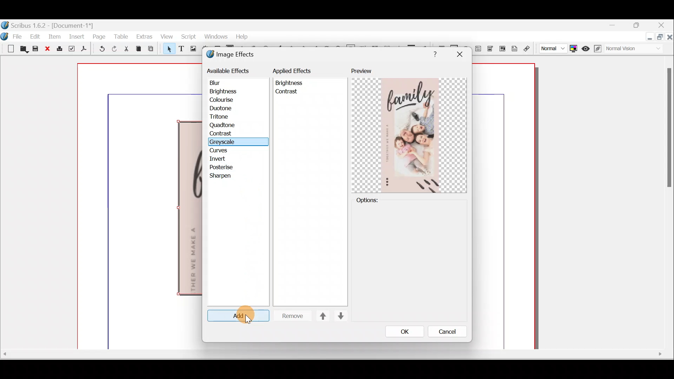 This screenshot has width=674, height=379. Describe the element at coordinates (597, 48) in the screenshot. I see `Edit in preview mode` at that location.